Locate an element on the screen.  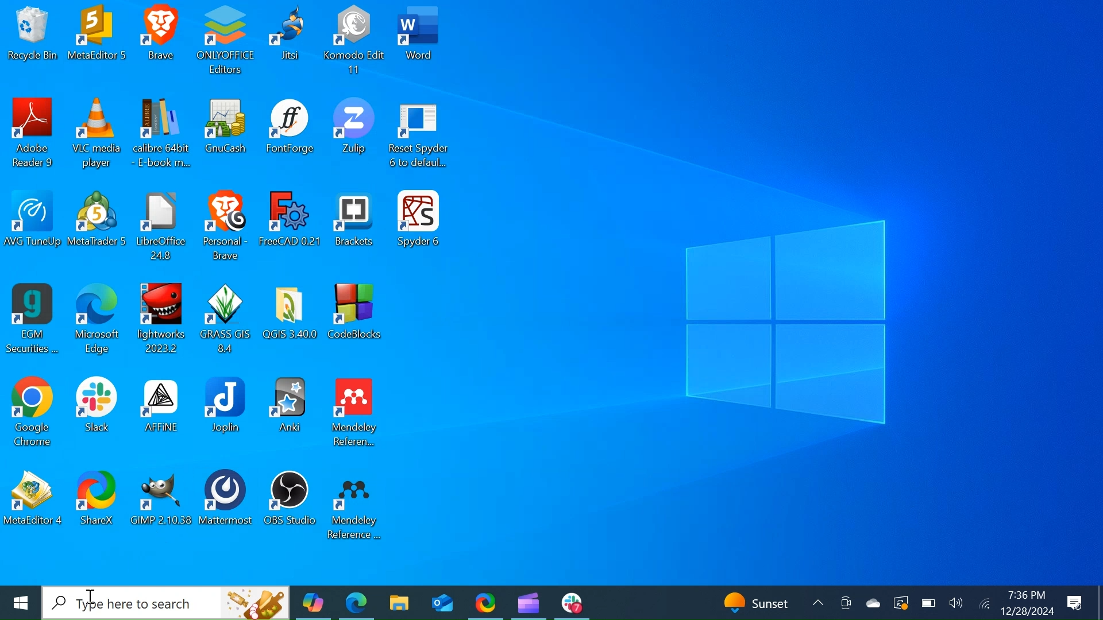
QGIS Folder is located at coordinates (291, 321).